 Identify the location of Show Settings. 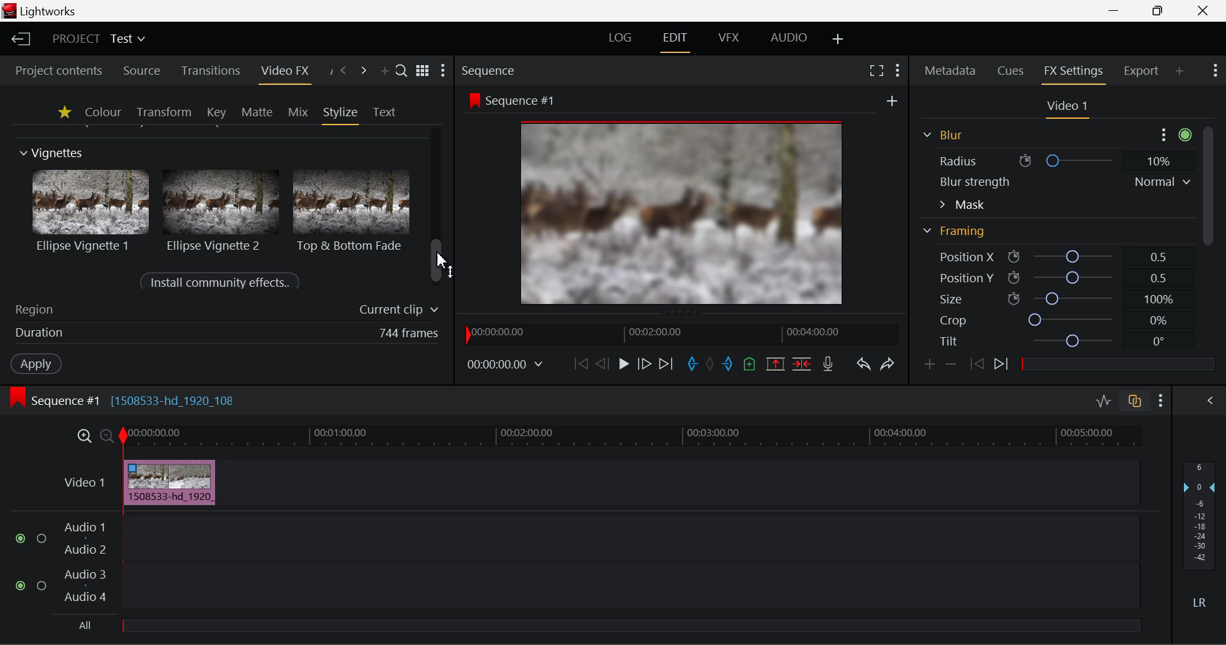
(1217, 72).